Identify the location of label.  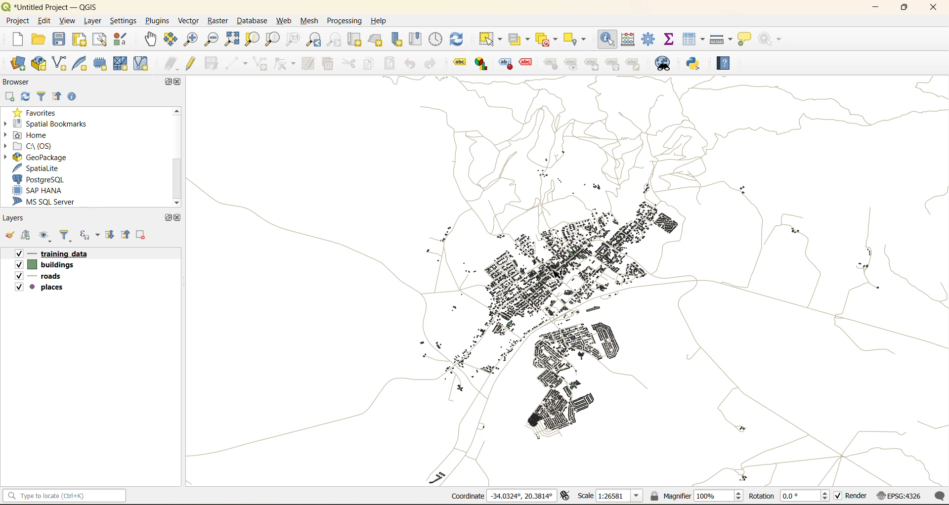
(458, 63).